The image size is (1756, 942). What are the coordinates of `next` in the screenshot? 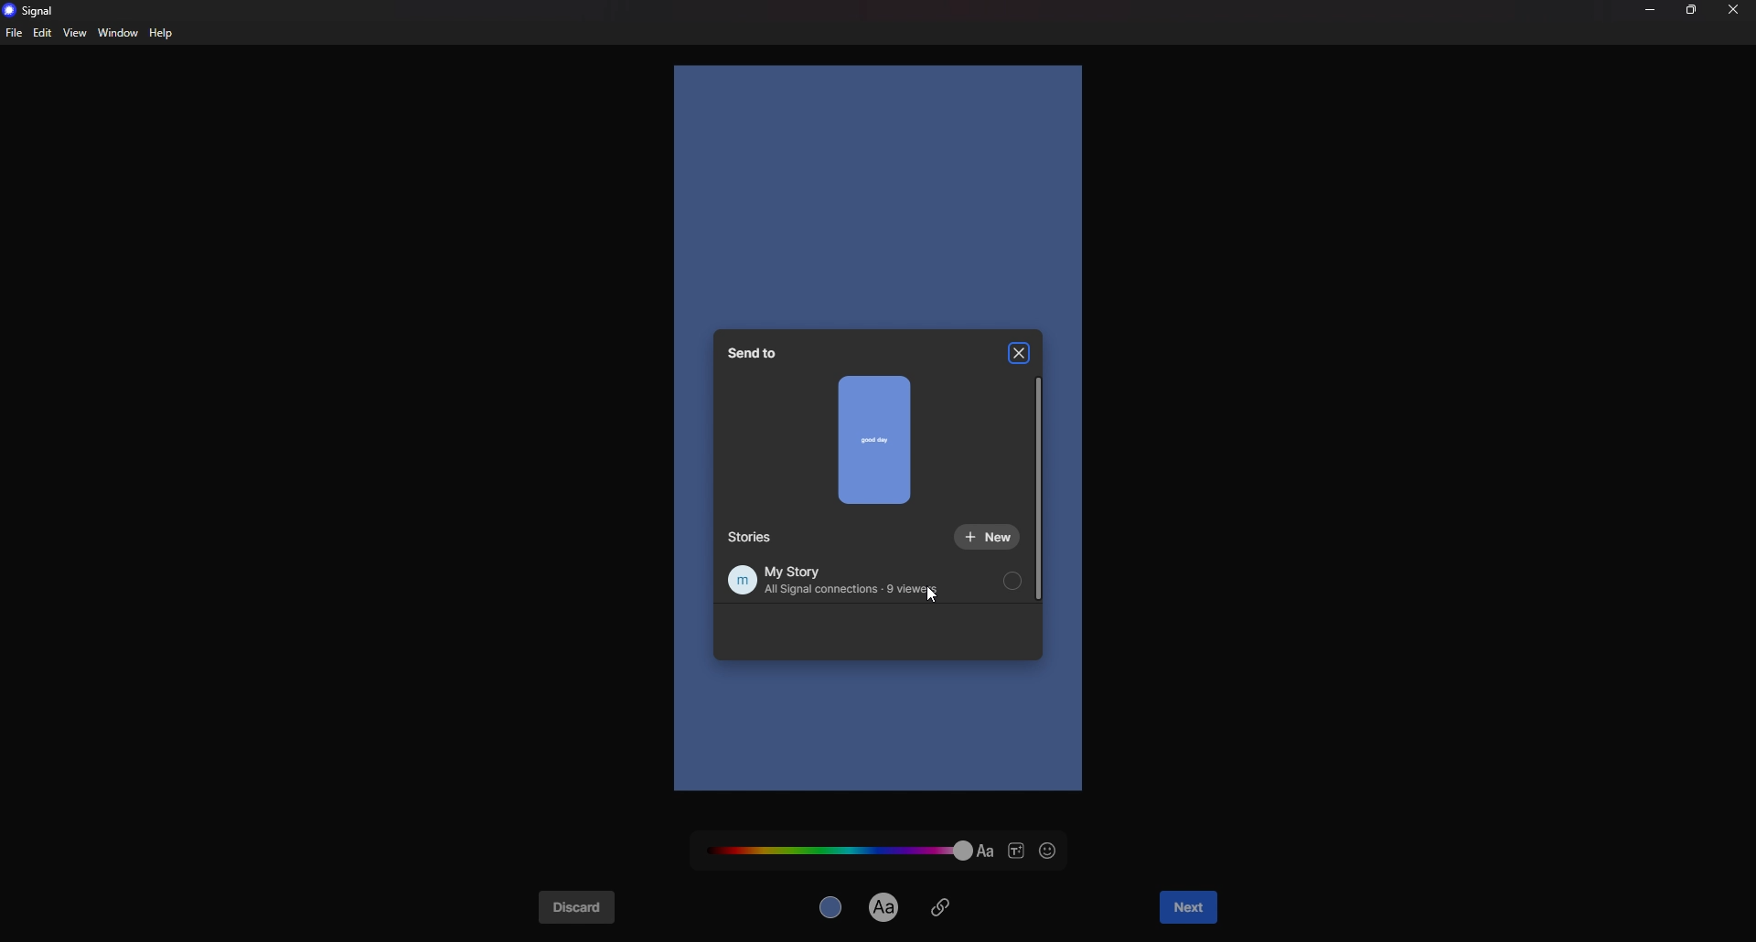 It's located at (1191, 908).